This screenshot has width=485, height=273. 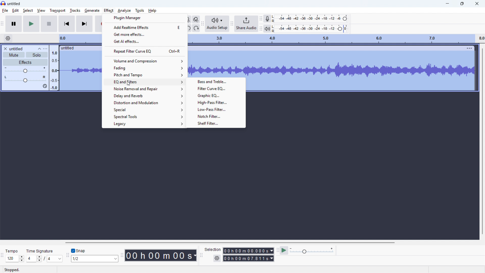 What do you see at coordinates (215, 102) in the screenshot?
I see `` at bounding box center [215, 102].